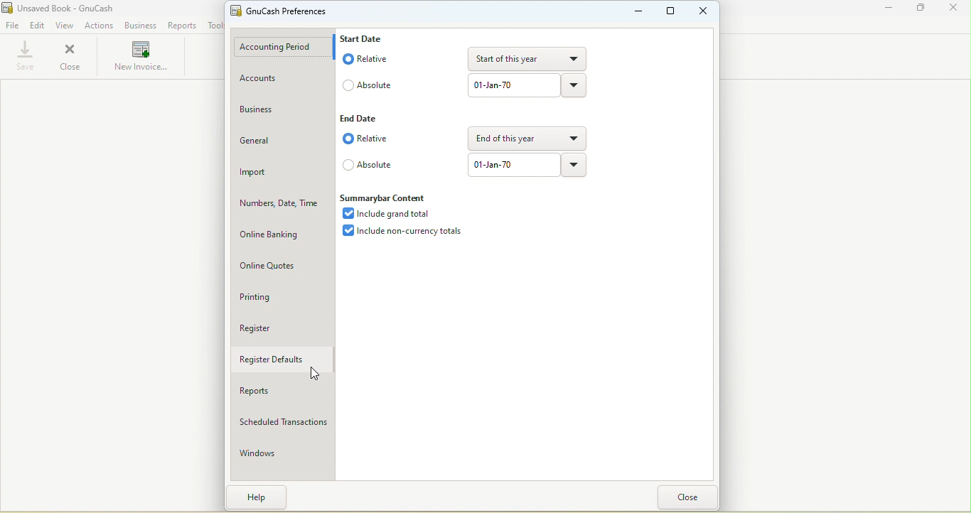  What do you see at coordinates (284, 453) in the screenshot?
I see `Windows` at bounding box center [284, 453].